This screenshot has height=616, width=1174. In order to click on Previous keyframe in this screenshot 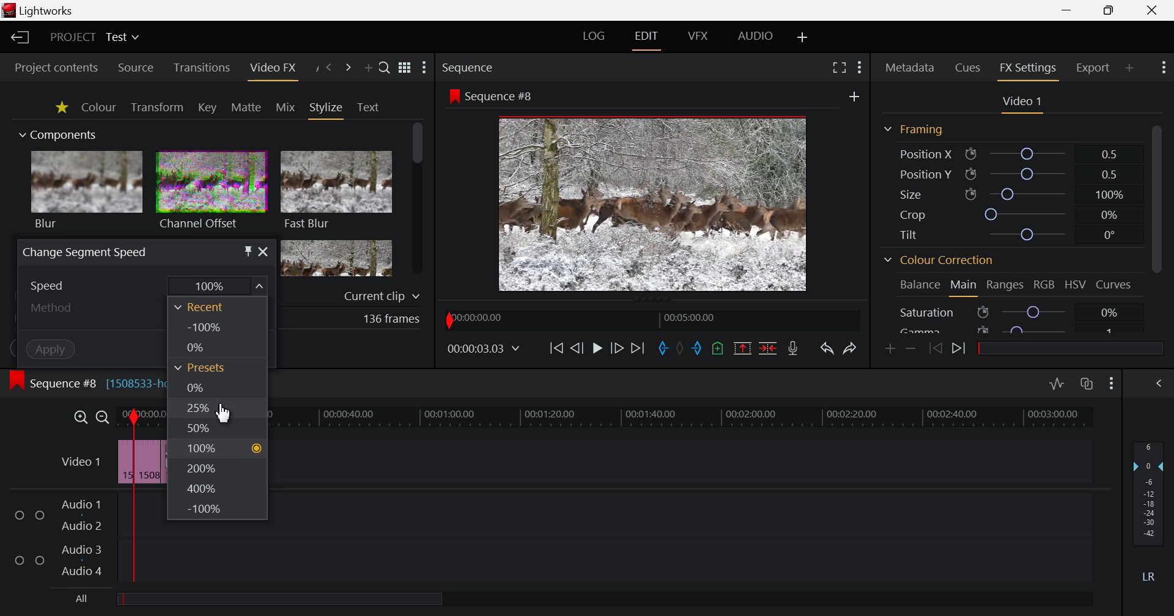, I will do `click(934, 349)`.